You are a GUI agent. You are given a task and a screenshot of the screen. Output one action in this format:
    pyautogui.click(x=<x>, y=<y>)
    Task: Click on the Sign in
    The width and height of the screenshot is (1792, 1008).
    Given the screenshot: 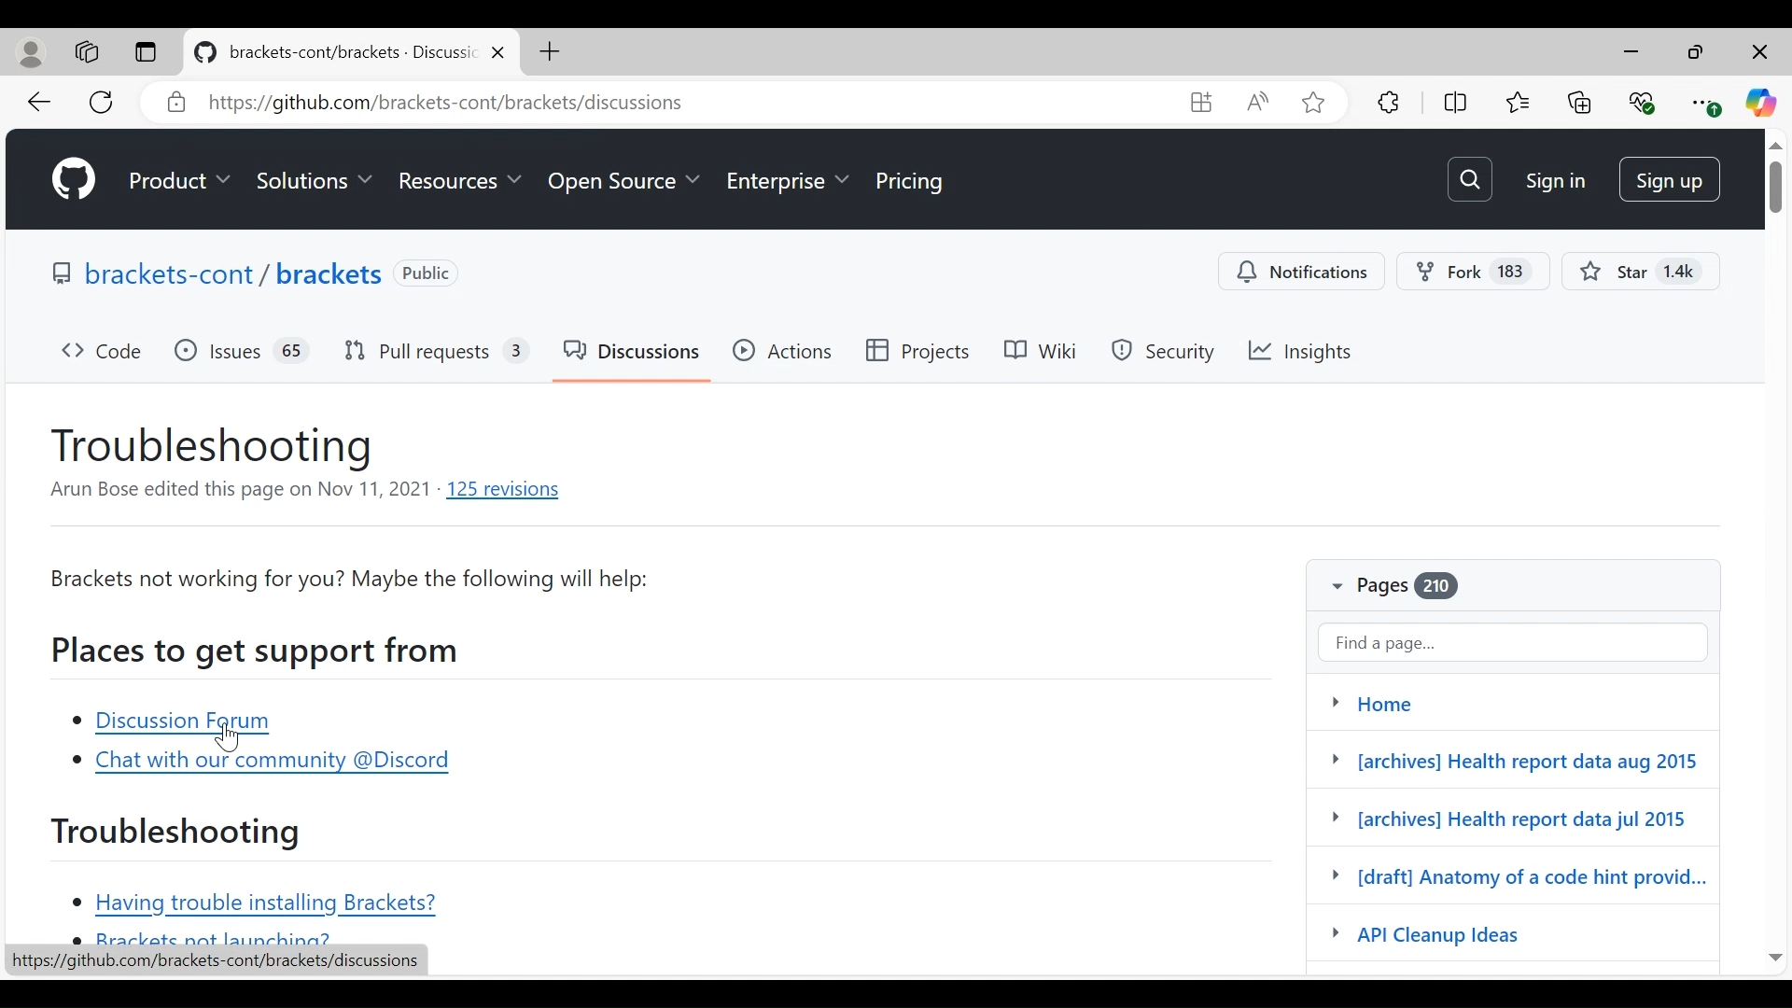 What is the action you would take?
    pyautogui.click(x=1552, y=180)
    